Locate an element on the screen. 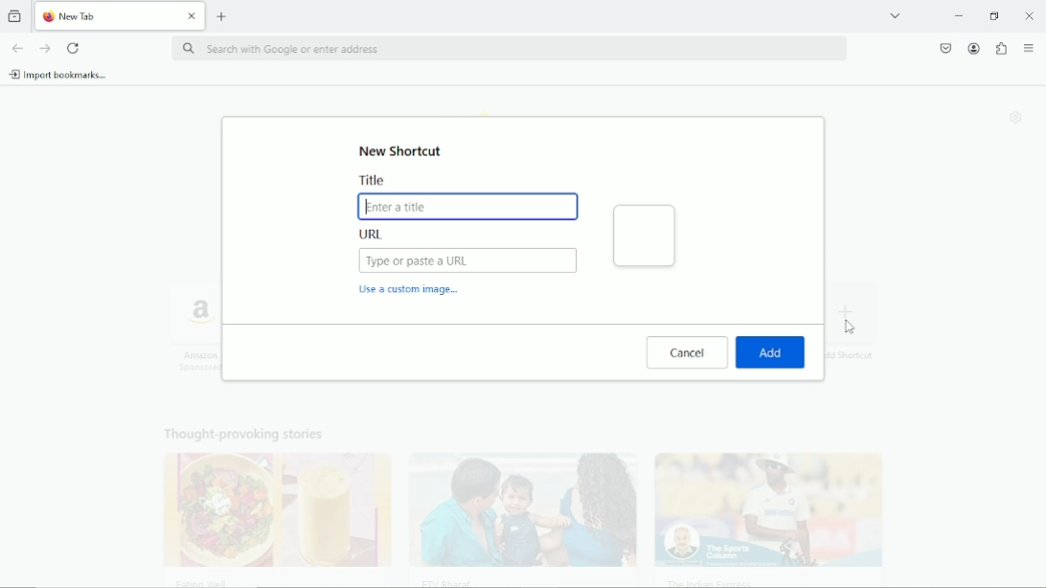 The width and height of the screenshot is (1046, 588). cancel is located at coordinates (687, 352).